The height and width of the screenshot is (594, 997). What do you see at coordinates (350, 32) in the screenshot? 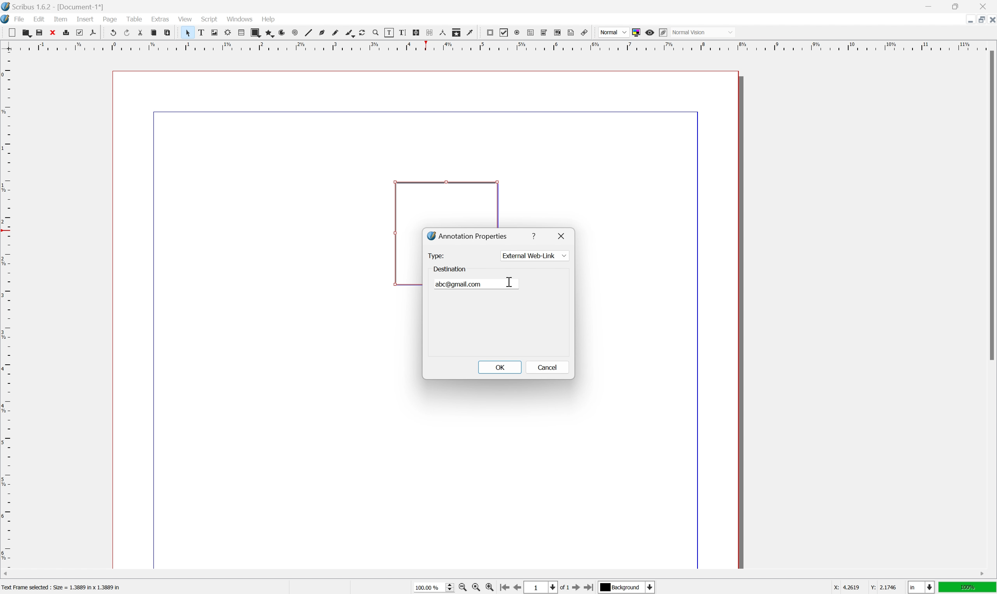
I see `calligraphy line` at bounding box center [350, 32].